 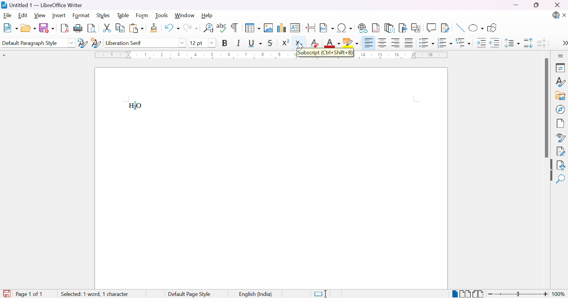 I want to click on 100%, so click(x=559, y=294).